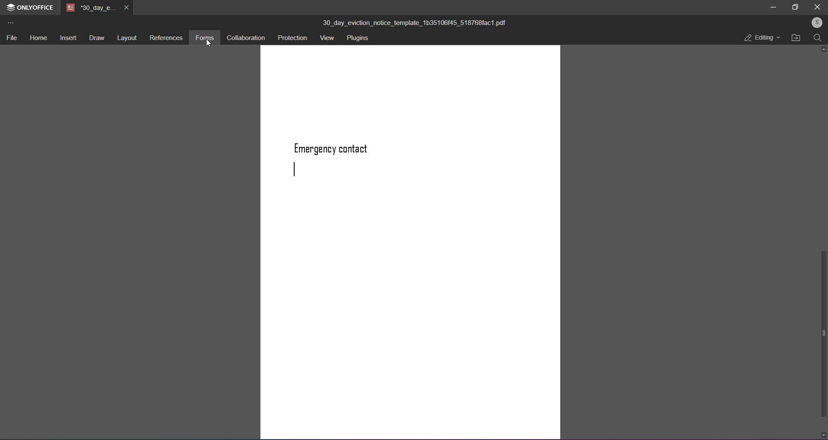 The height and width of the screenshot is (440, 828). Describe the element at coordinates (293, 38) in the screenshot. I see `protection` at that location.